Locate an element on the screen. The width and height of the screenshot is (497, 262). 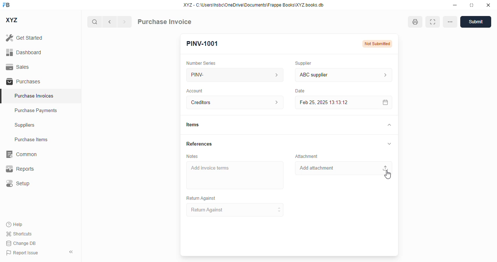
number series information is located at coordinates (274, 75).